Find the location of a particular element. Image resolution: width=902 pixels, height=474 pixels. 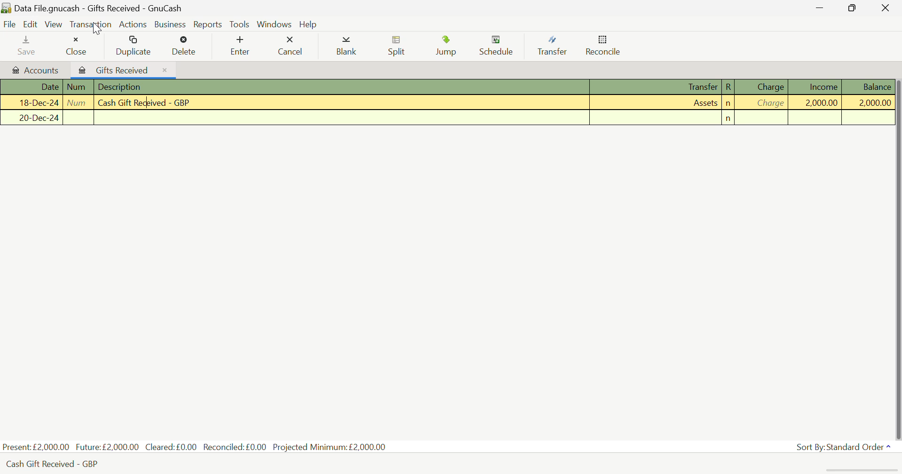

Income is located at coordinates (817, 103).